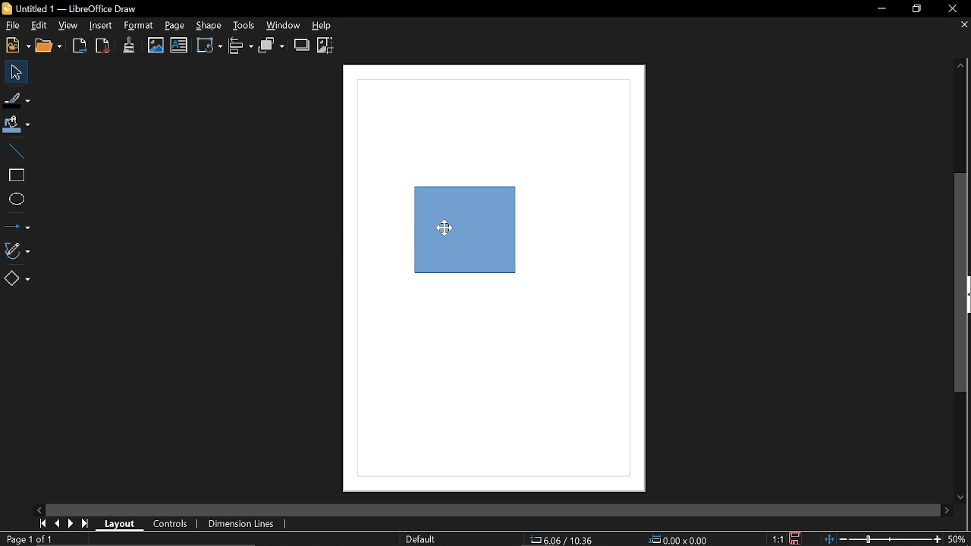 The image size is (971, 546). Describe the element at coordinates (49, 46) in the screenshot. I see `Open` at that location.